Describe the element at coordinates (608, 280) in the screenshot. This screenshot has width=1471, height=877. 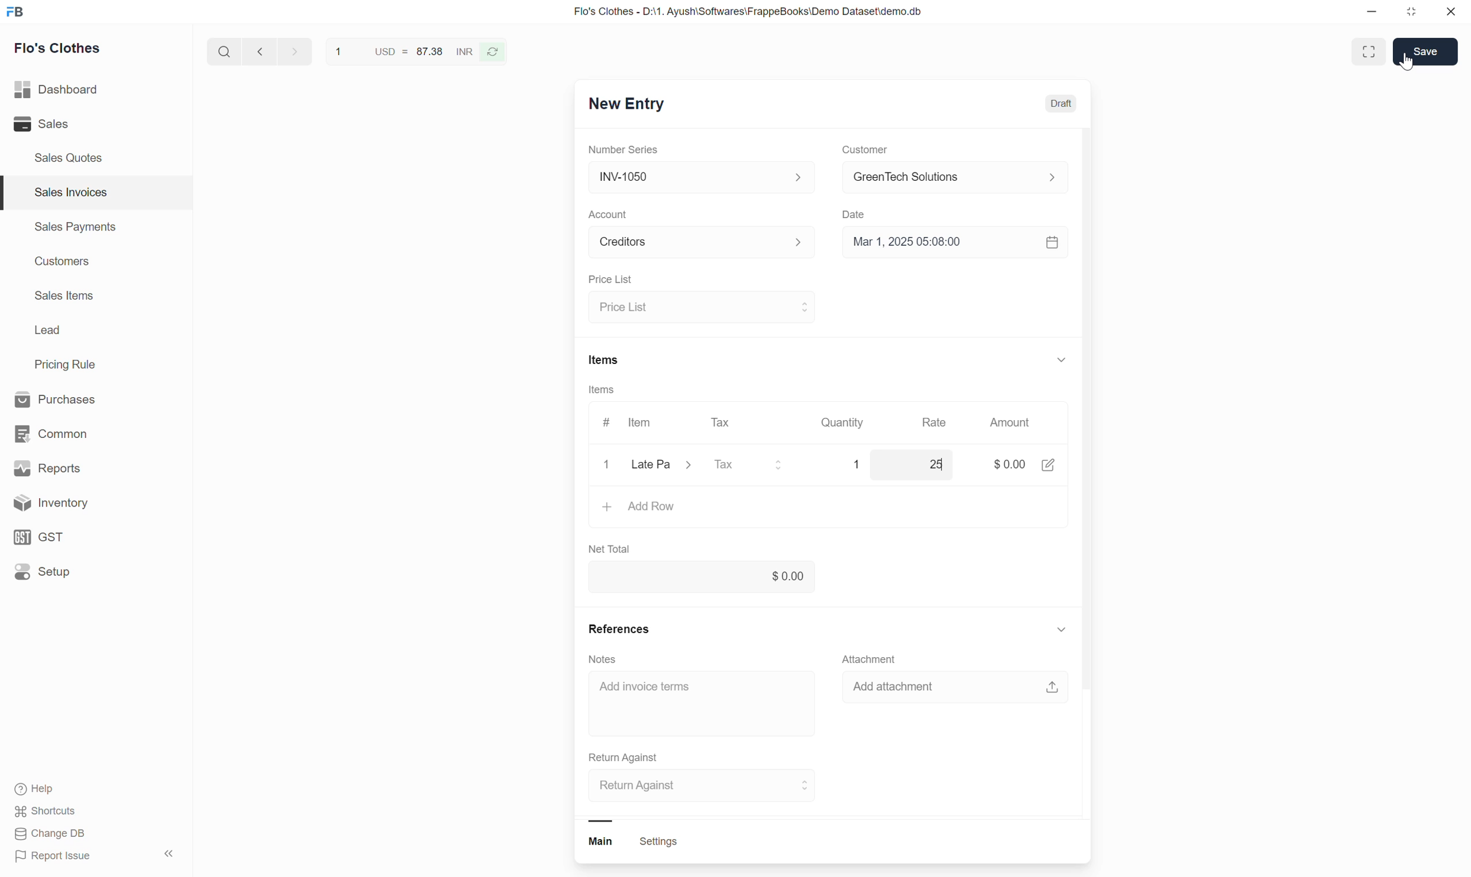
I see `Price List` at that location.